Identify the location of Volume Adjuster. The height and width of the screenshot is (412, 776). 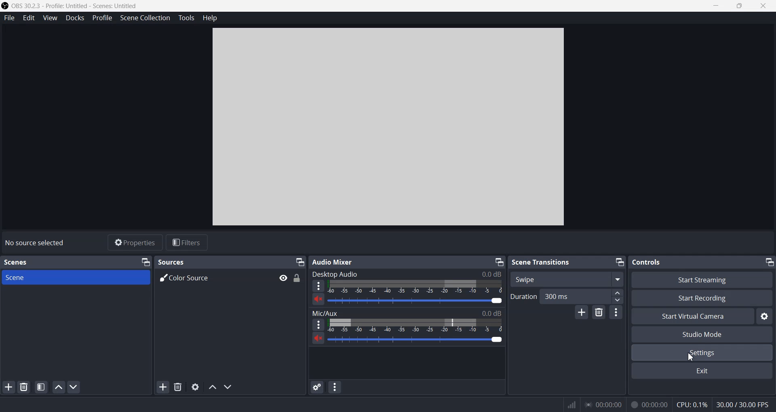
(415, 339).